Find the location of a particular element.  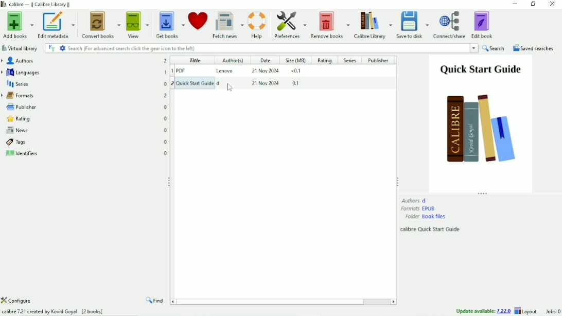

Size is located at coordinates (296, 61).